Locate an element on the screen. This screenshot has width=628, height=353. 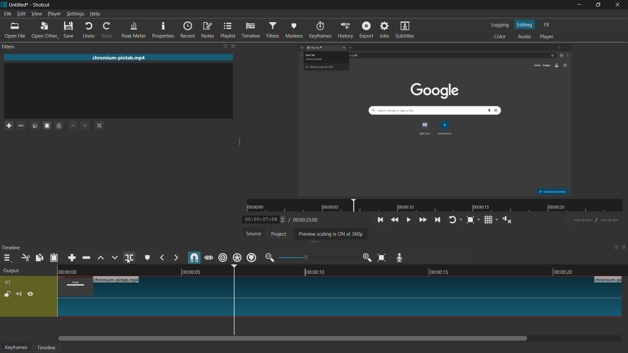
redo is located at coordinates (107, 30).